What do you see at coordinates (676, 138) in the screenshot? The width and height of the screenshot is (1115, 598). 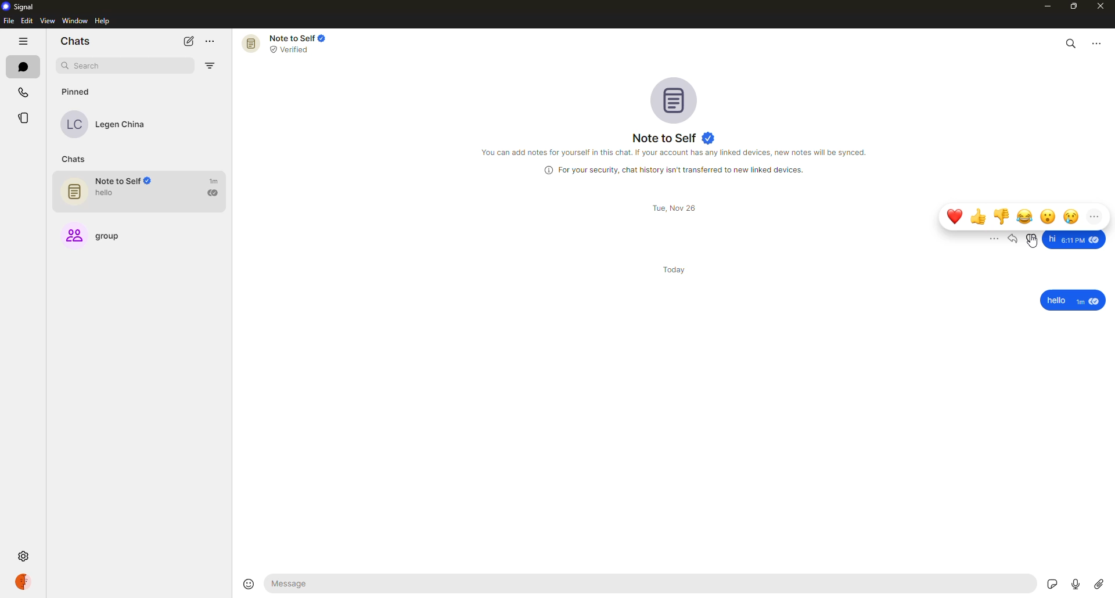 I see `note to self` at bounding box center [676, 138].